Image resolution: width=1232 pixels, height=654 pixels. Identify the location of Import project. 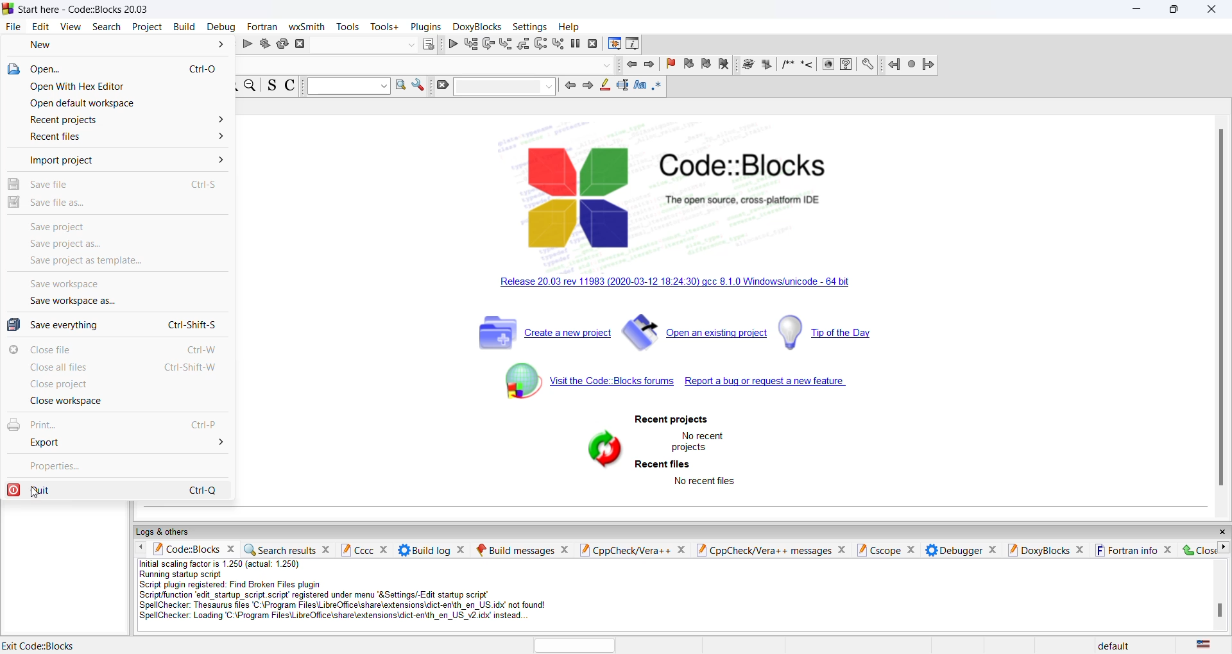
(127, 160).